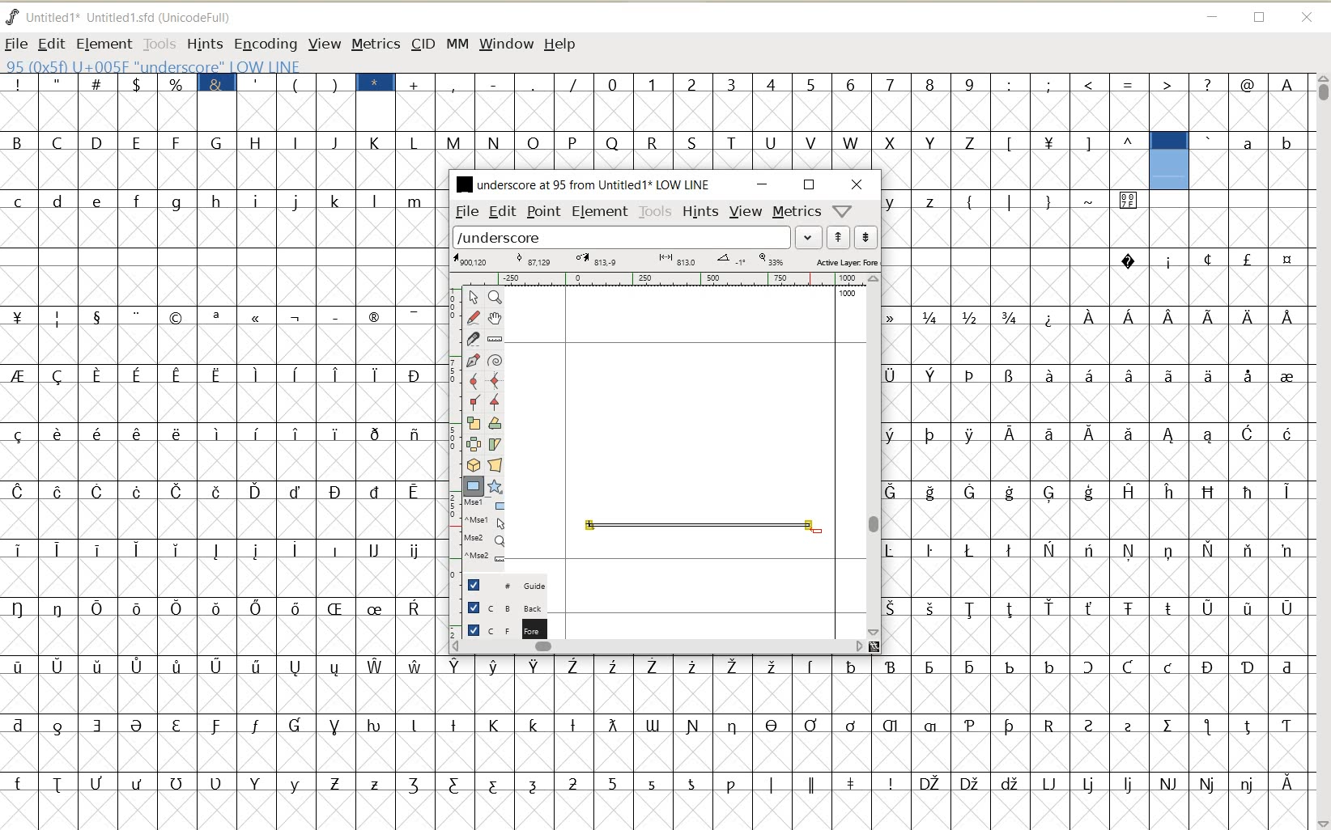  What do you see at coordinates (746, 210) in the screenshot?
I see `VIEW` at bounding box center [746, 210].